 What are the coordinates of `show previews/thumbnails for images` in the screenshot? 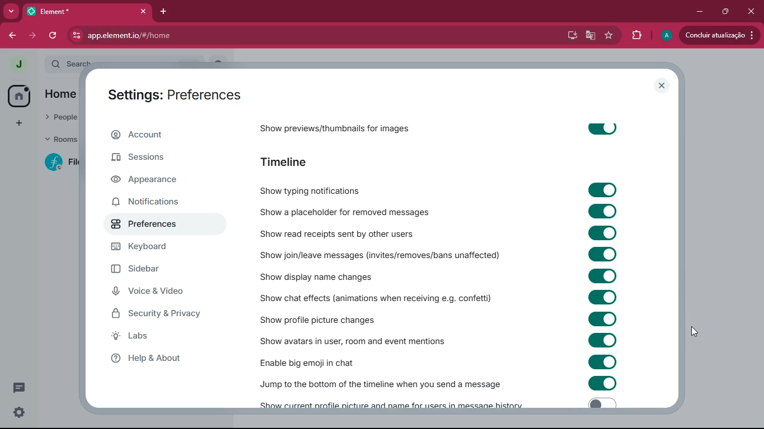 It's located at (347, 130).